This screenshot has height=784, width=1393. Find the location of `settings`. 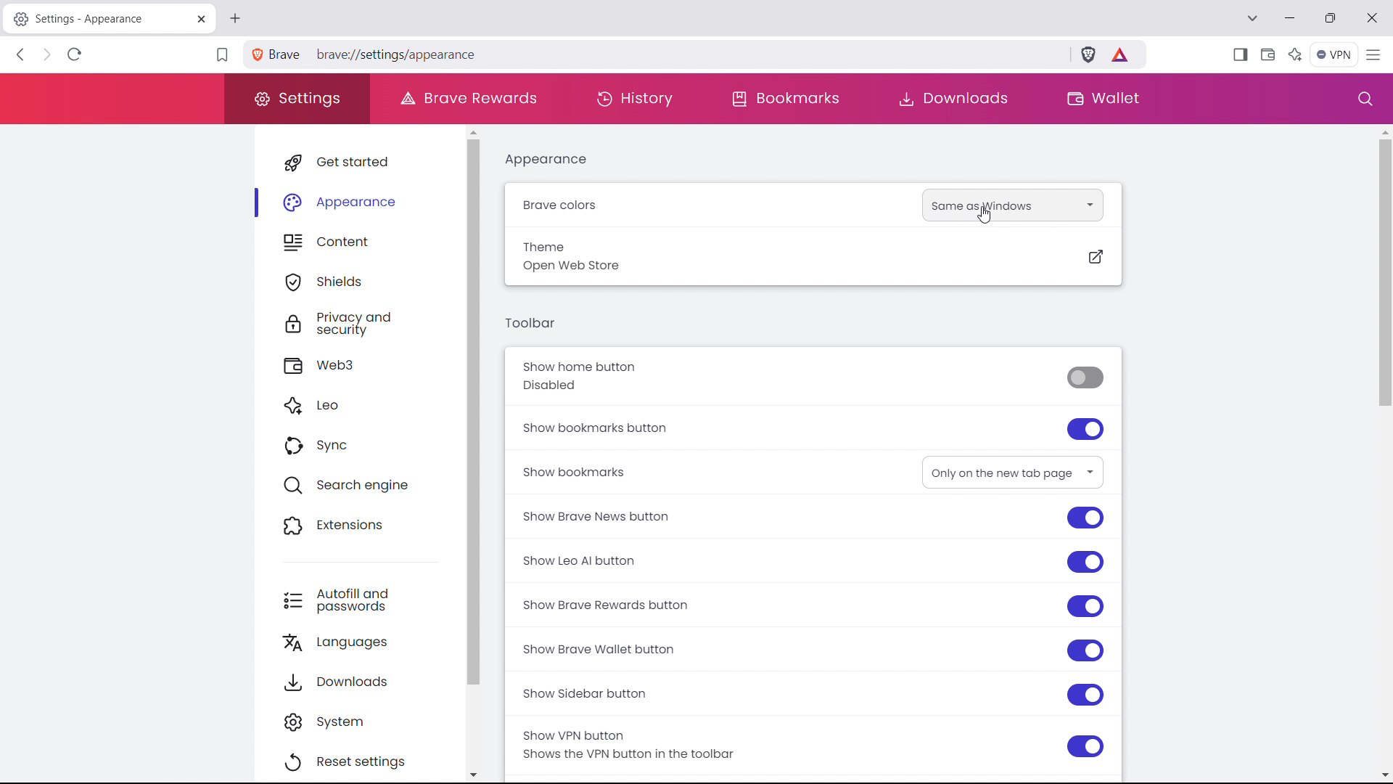

settings is located at coordinates (297, 99).